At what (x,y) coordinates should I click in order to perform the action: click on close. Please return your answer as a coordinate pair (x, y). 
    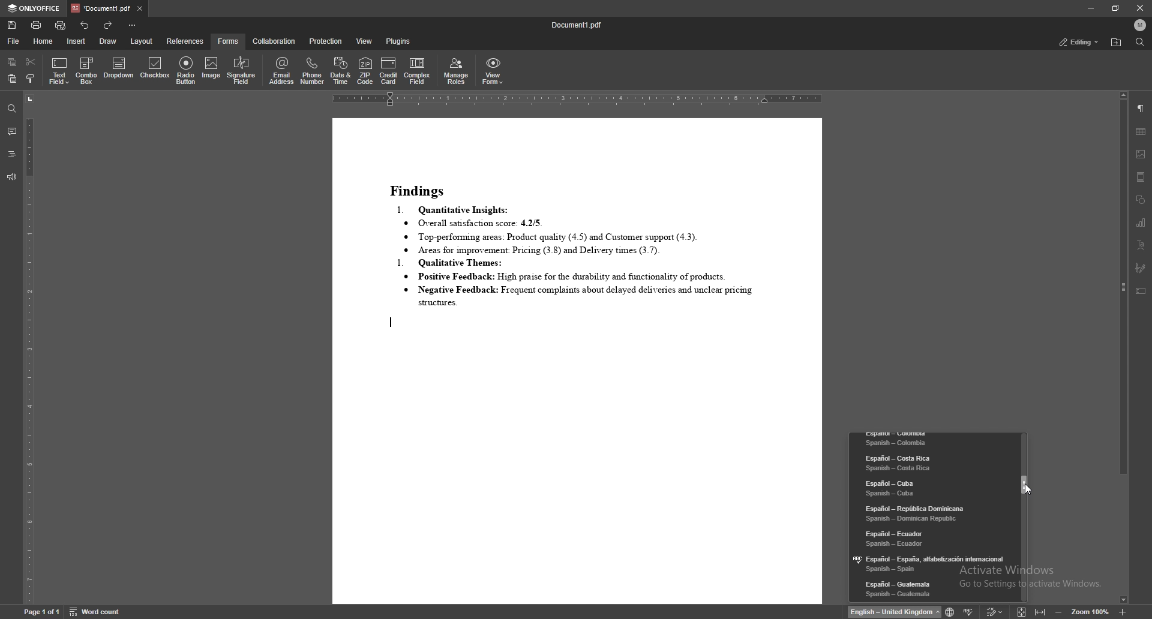
    Looking at the image, I should click on (1138, 8).